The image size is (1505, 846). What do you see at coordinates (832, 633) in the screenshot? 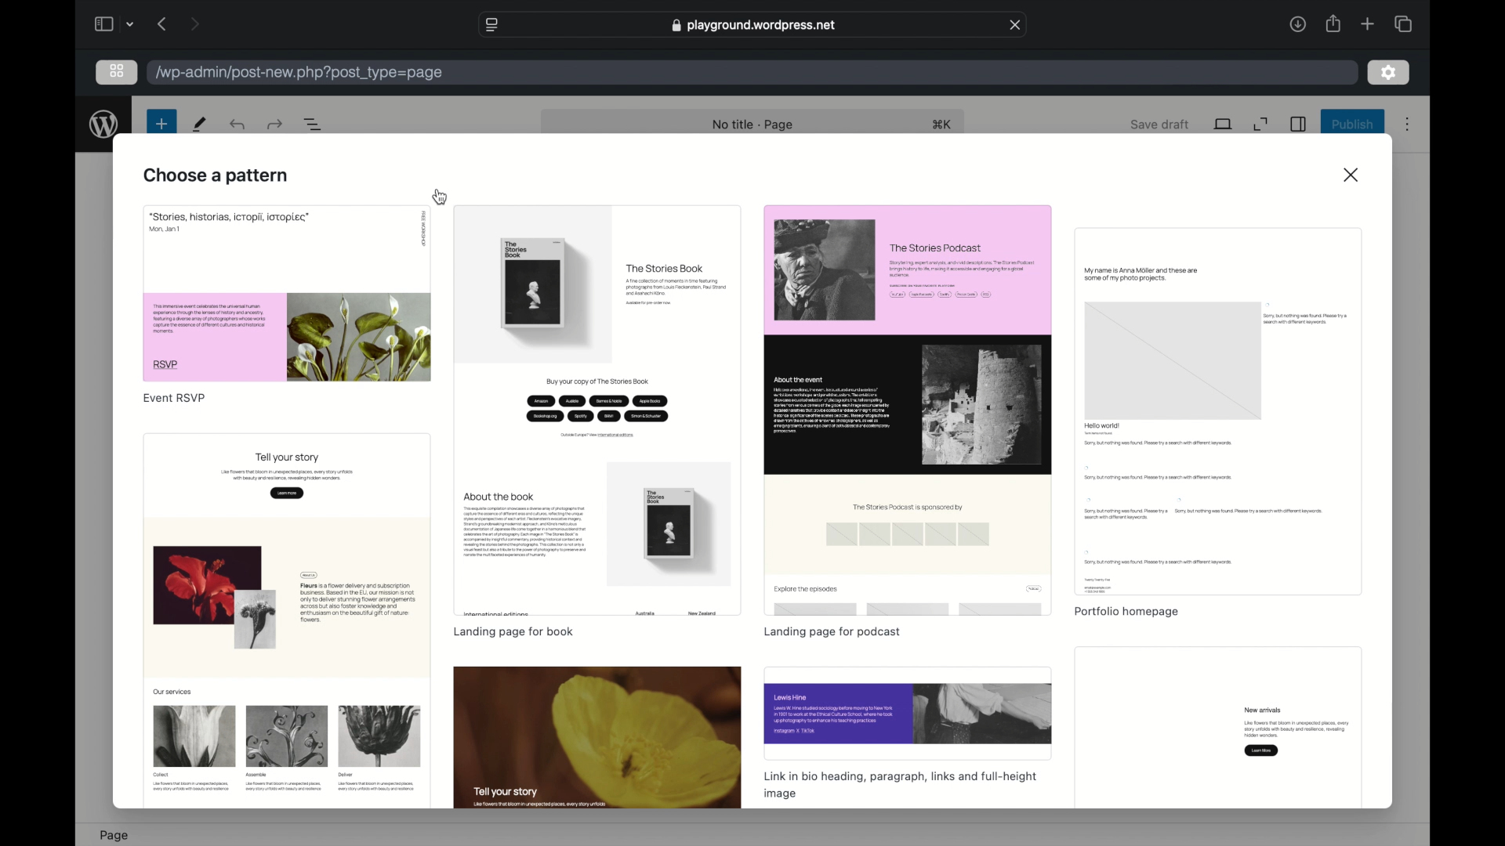
I see `landing page for podcast` at bounding box center [832, 633].